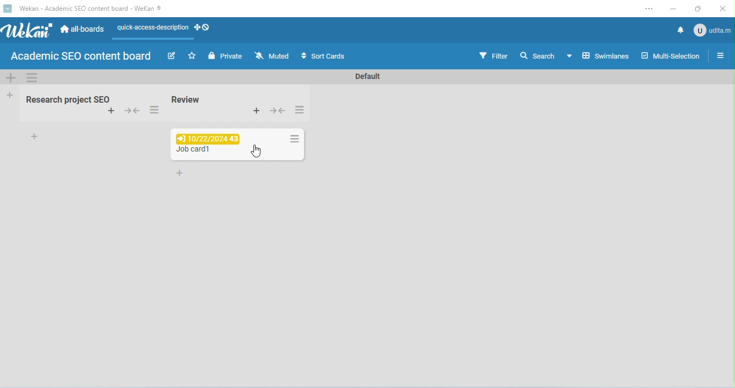 Image resolution: width=735 pixels, height=388 pixels. What do you see at coordinates (194, 151) in the screenshot?
I see `card name` at bounding box center [194, 151].